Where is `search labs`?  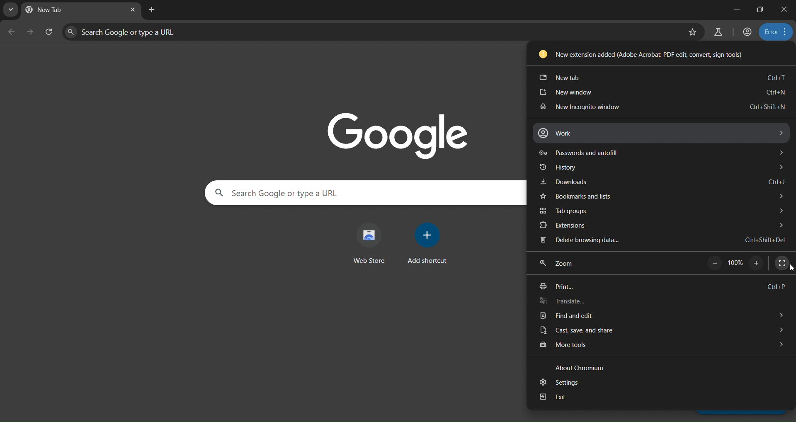
search labs is located at coordinates (717, 32).